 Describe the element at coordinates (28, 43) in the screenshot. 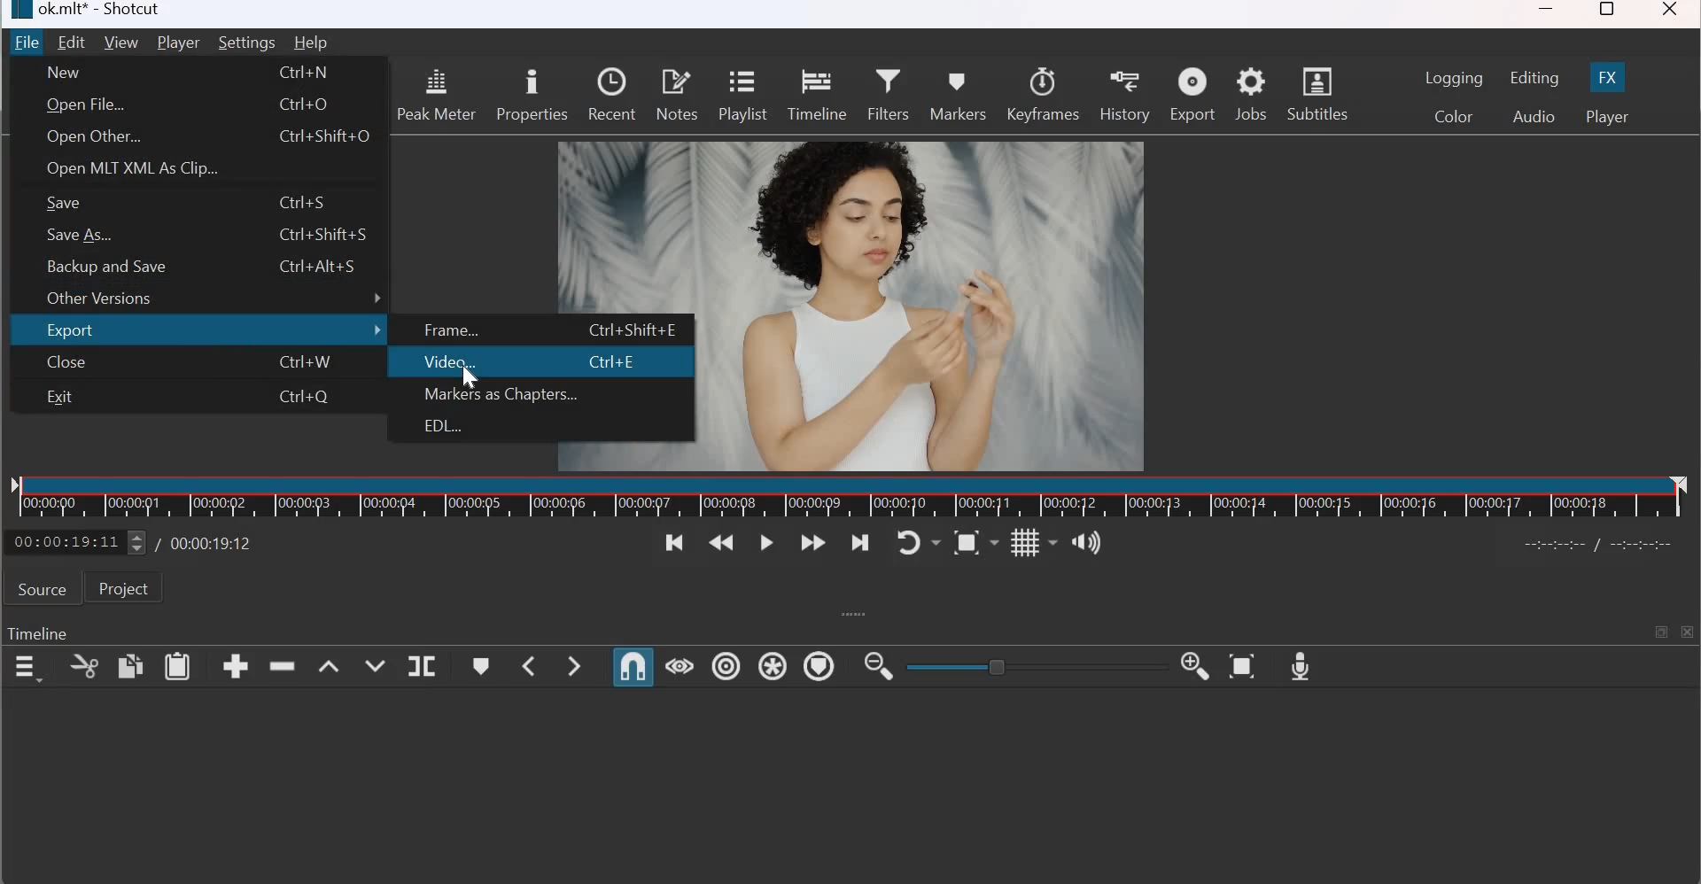

I see `File` at that location.